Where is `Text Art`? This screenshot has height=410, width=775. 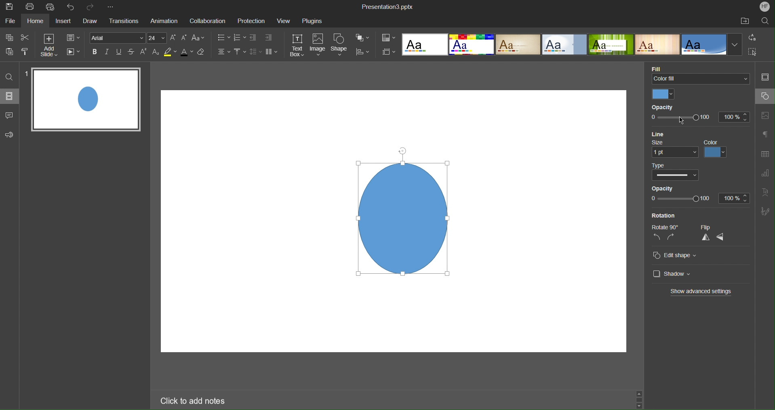 Text Art is located at coordinates (766, 193).